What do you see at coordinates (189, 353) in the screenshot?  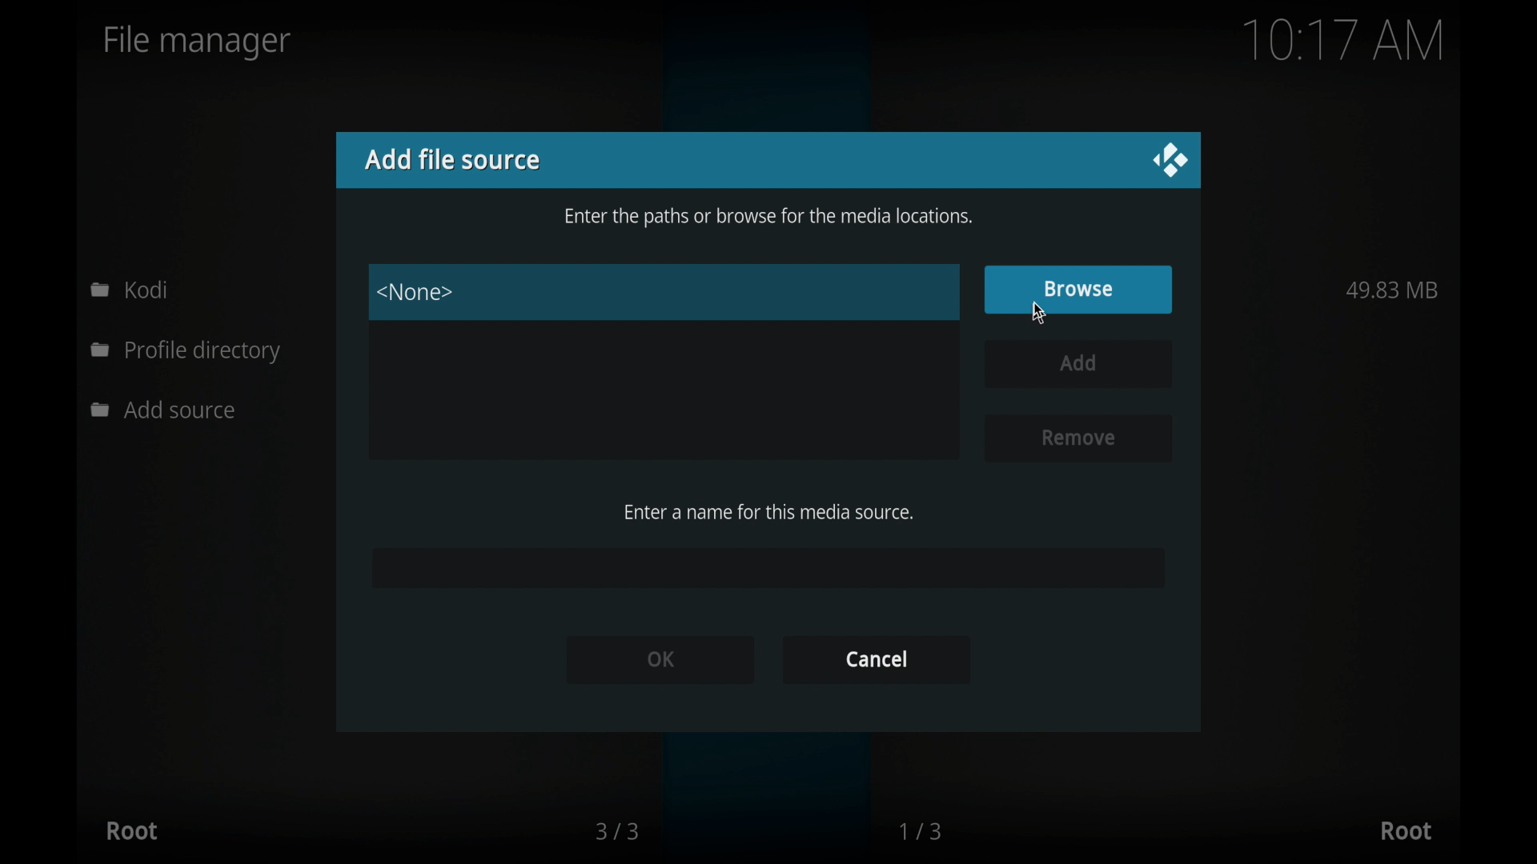 I see `profile directory` at bounding box center [189, 353].